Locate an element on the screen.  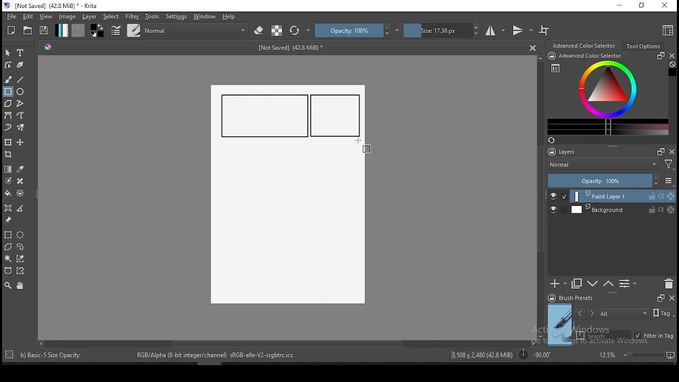
view or change layer properties is located at coordinates (628, 283).